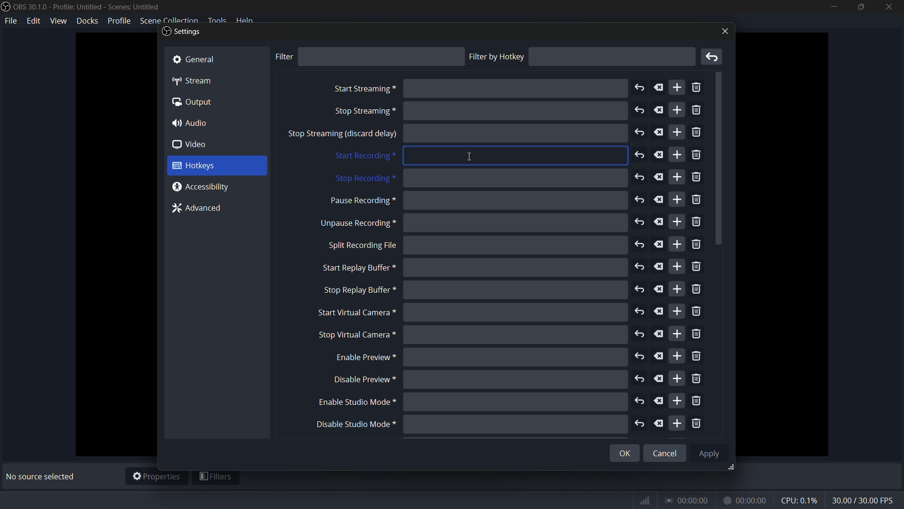 This screenshot has height=509, width=904. What do you see at coordinates (696, 402) in the screenshot?
I see `remove` at bounding box center [696, 402].